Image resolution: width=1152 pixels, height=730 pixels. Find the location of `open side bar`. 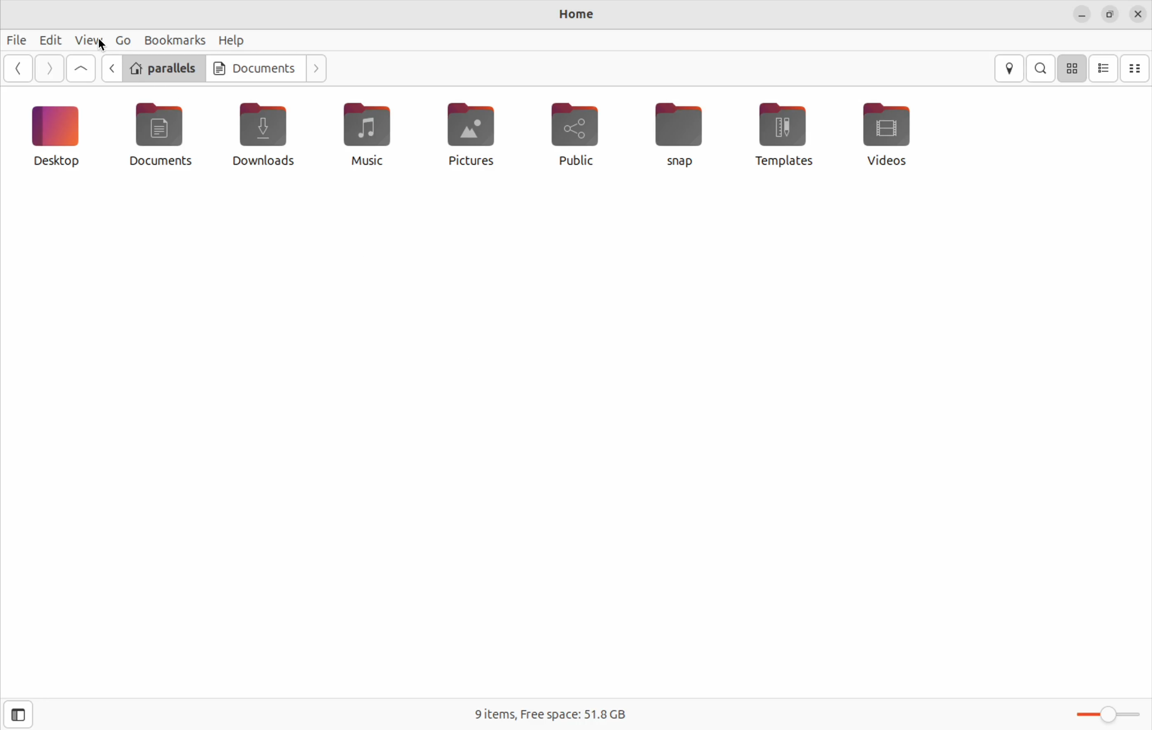

open side bar is located at coordinates (14, 716).